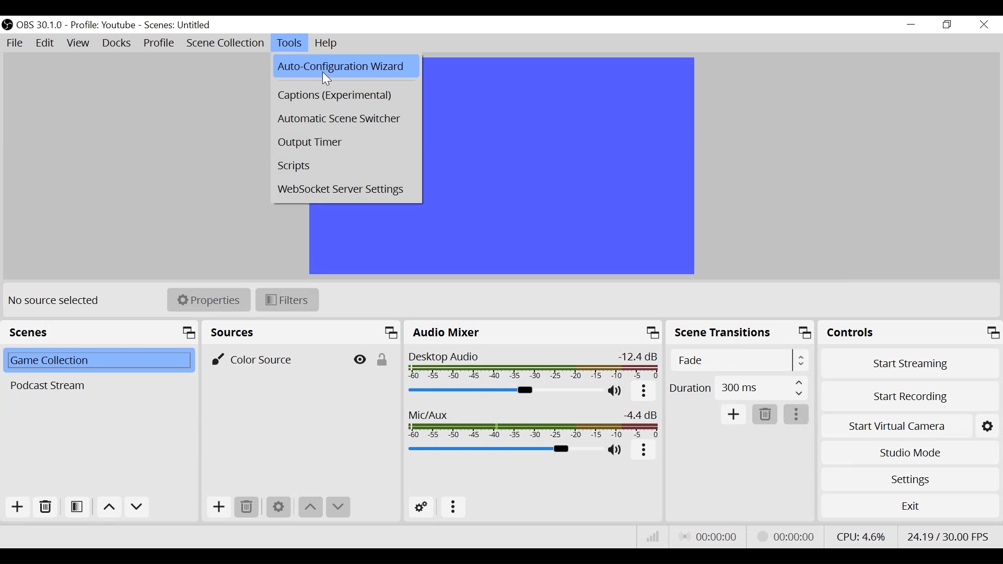 Image resolution: width=1003 pixels, height=564 pixels. I want to click on View, so click(78, 43).